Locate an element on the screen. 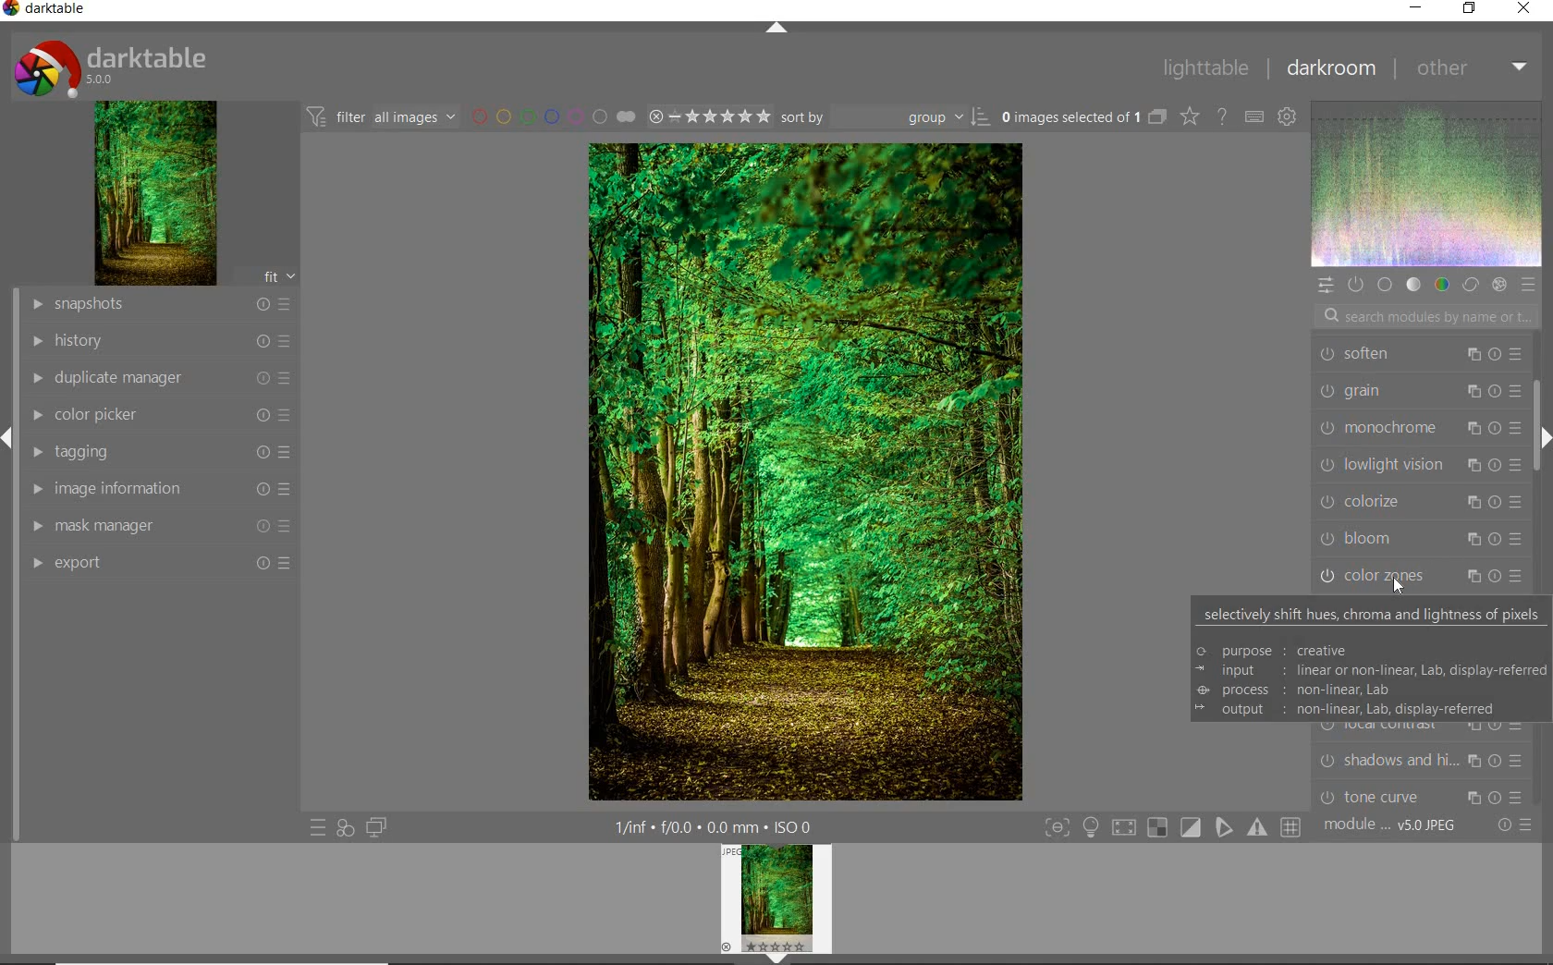 The height and width of the screenshot is (965, 1553). MASK MANAGER is located at coordinates (157, 528).